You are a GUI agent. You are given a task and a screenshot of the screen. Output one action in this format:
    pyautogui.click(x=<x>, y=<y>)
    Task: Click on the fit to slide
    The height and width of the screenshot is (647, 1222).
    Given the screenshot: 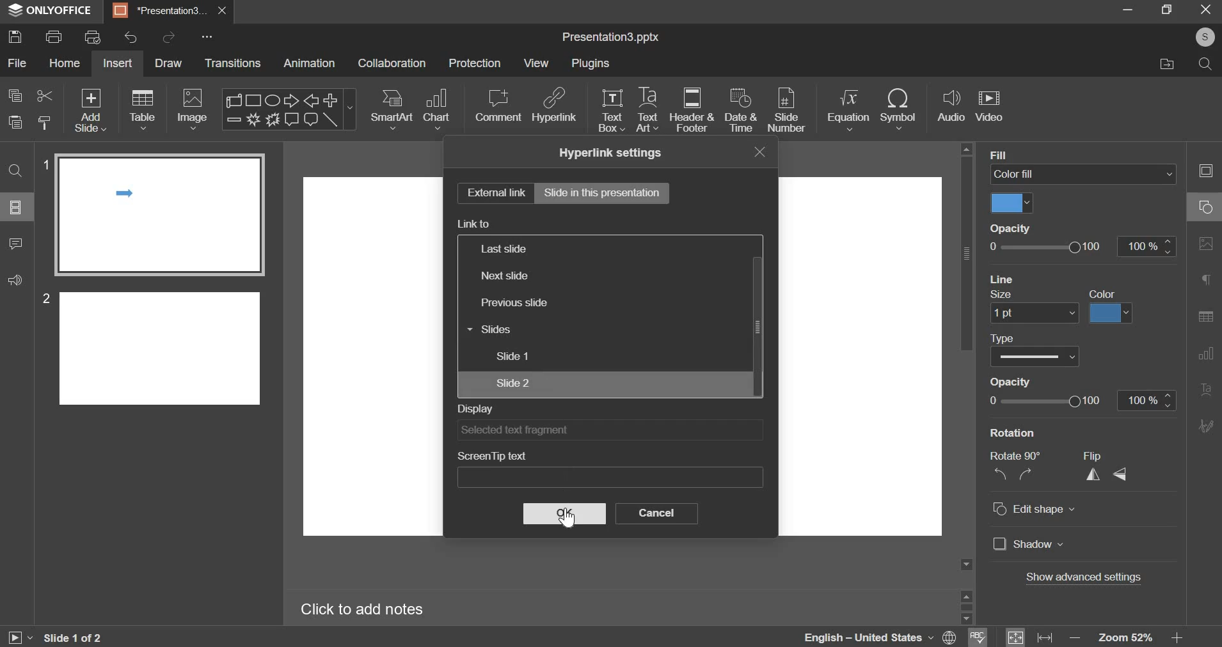 What is the action you would take?
    pyautogui.click(x=1015, y=637)
    